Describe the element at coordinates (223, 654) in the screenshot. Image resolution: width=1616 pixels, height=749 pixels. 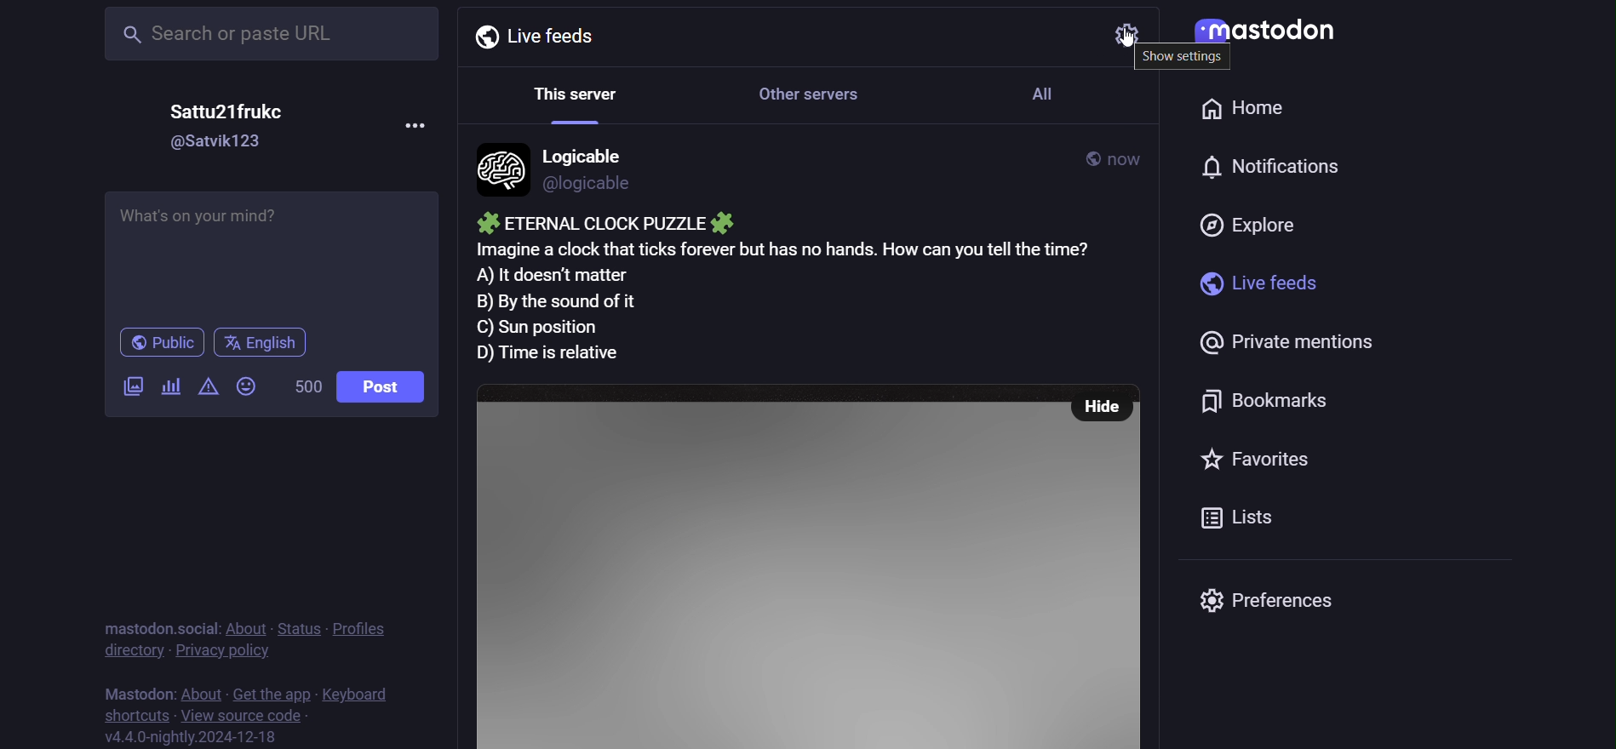
I see `privacy policy` at that location.